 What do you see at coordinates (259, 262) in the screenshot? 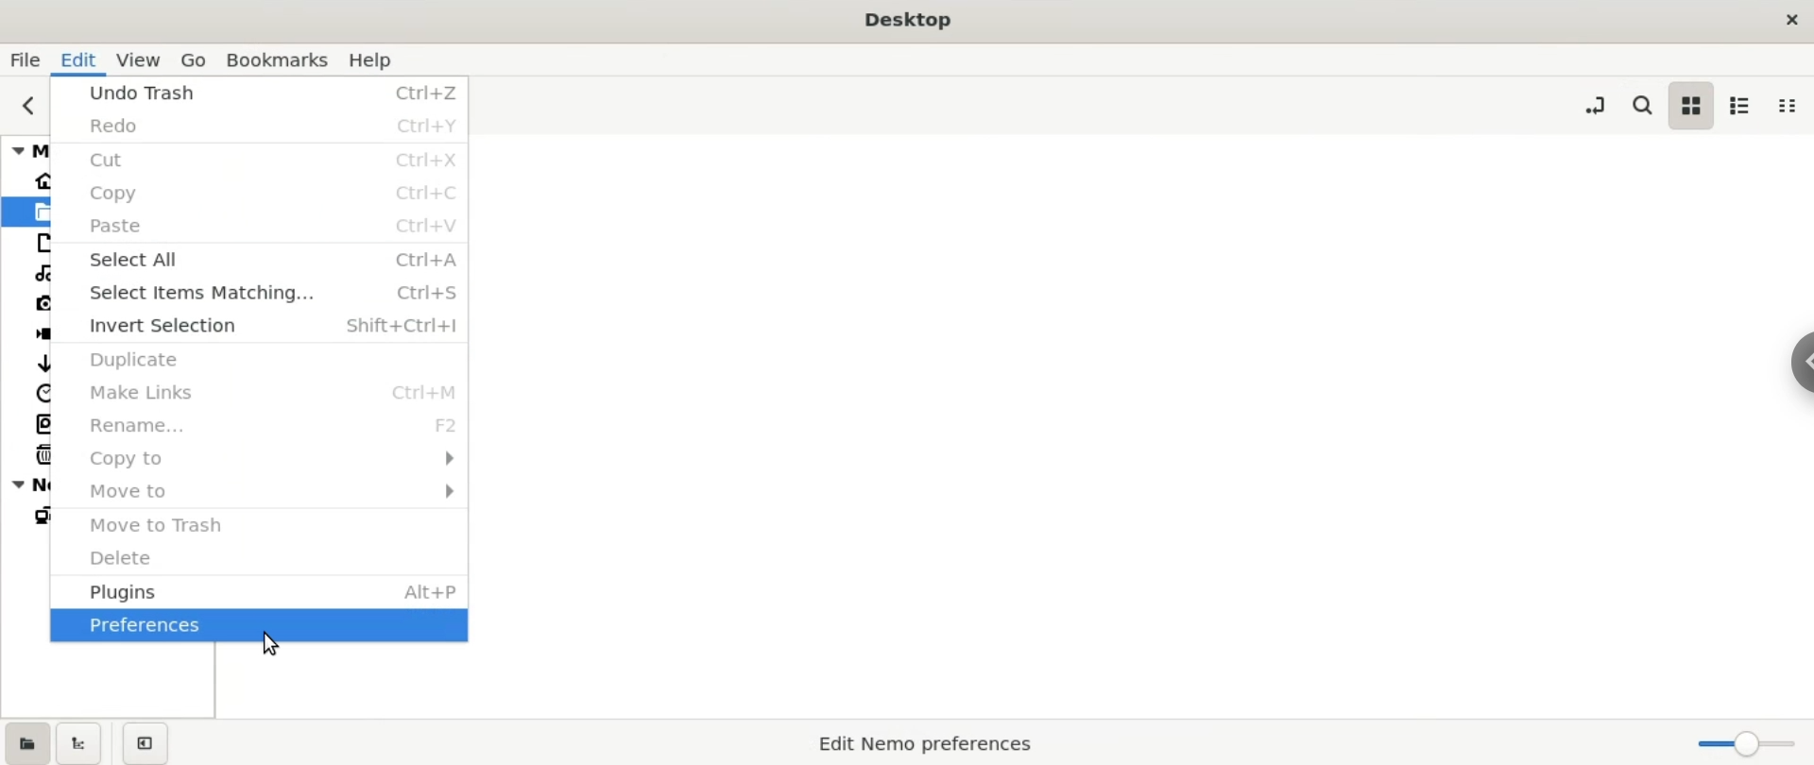
I see `select all` at bounding box center [259, 262].